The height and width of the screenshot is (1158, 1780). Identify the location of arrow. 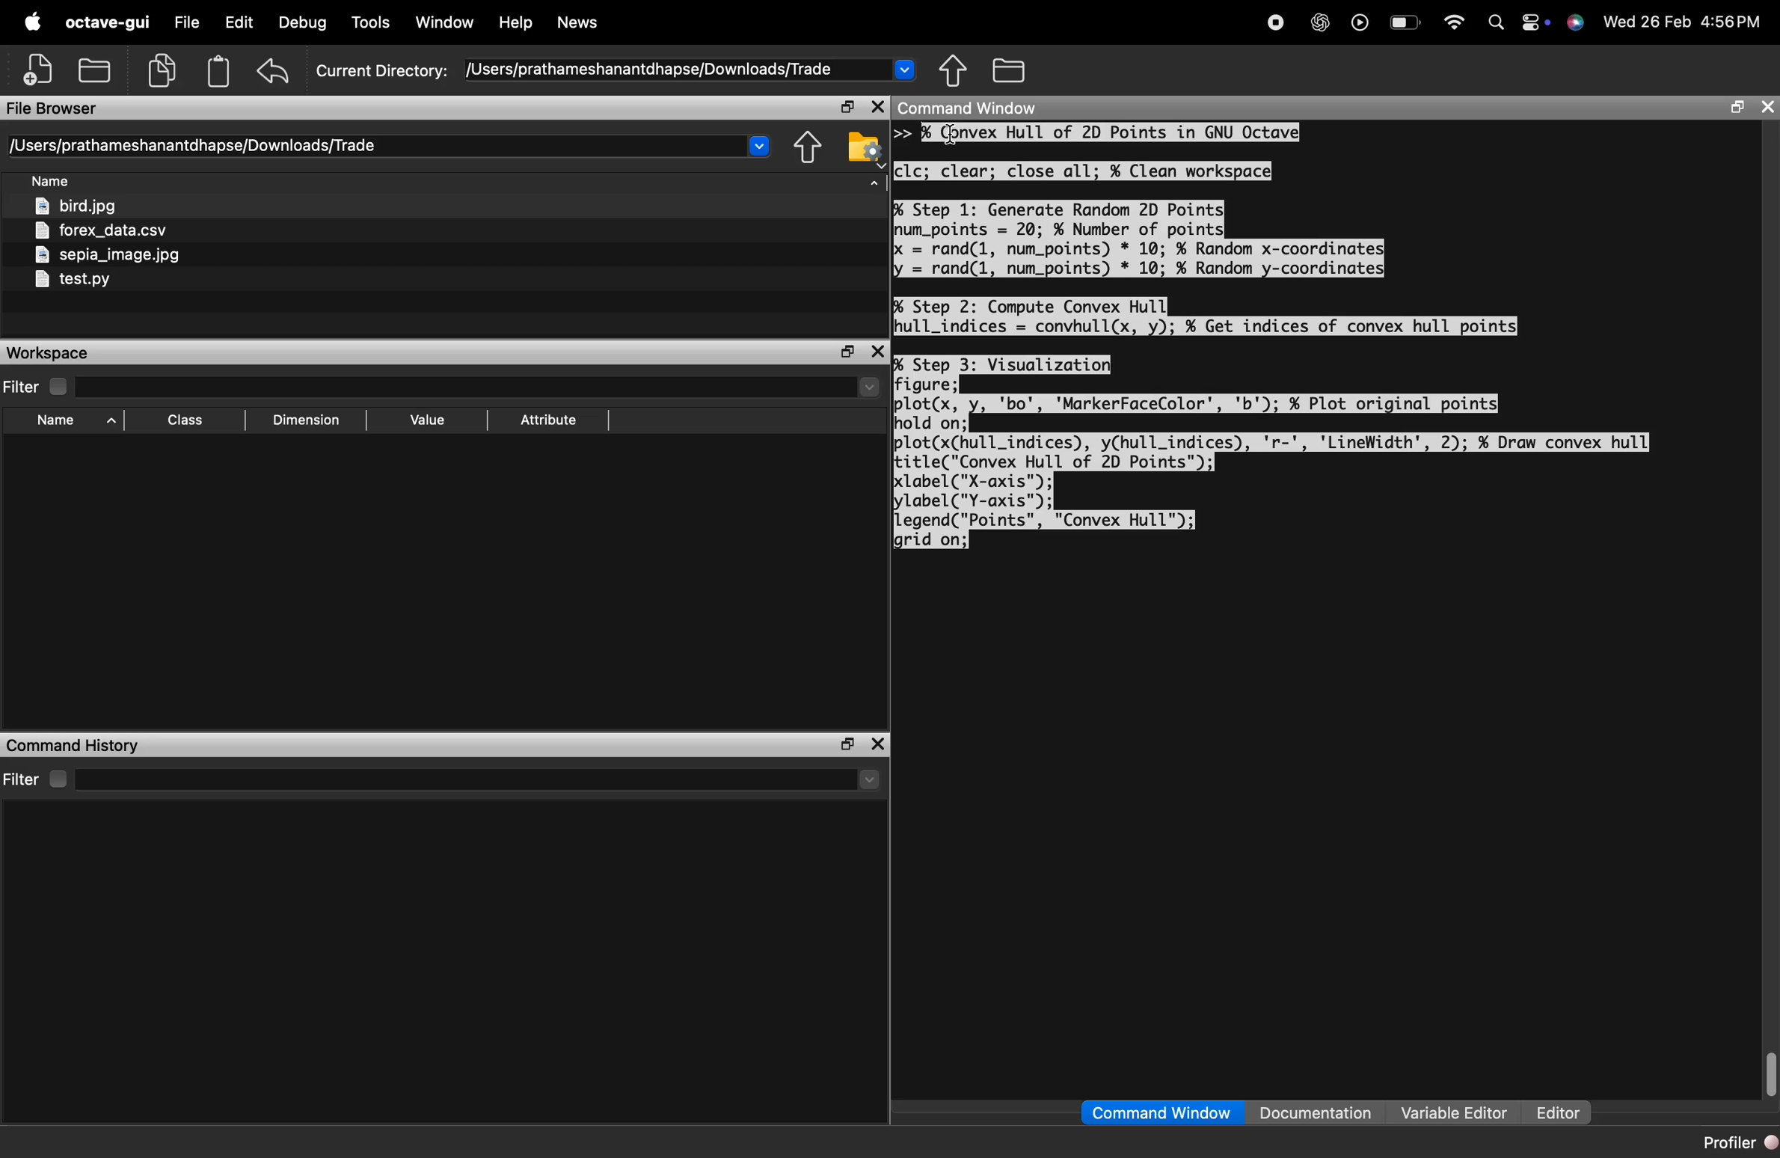
(878, 183).